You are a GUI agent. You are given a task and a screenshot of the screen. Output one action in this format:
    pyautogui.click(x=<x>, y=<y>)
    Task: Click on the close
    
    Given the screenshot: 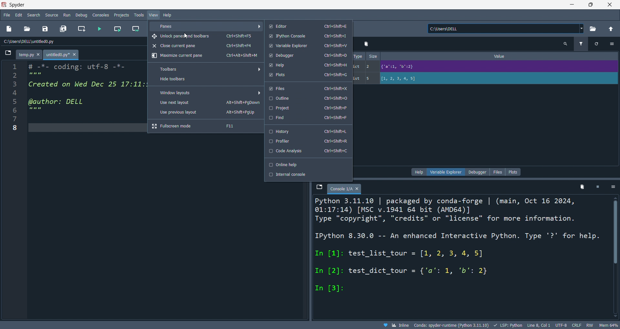 What is the action you would take?
    pyautogui.click(x=610, y=5)
    